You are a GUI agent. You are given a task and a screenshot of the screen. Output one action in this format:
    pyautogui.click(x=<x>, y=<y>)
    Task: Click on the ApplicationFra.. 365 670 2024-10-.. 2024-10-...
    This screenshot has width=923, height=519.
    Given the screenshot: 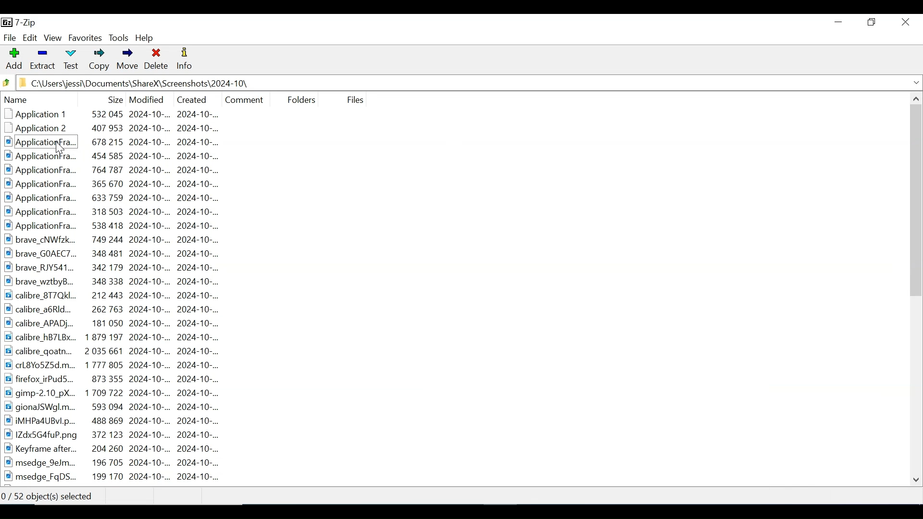 What is the action you would take?
    pyautogui.click(x=118, y=184)
    